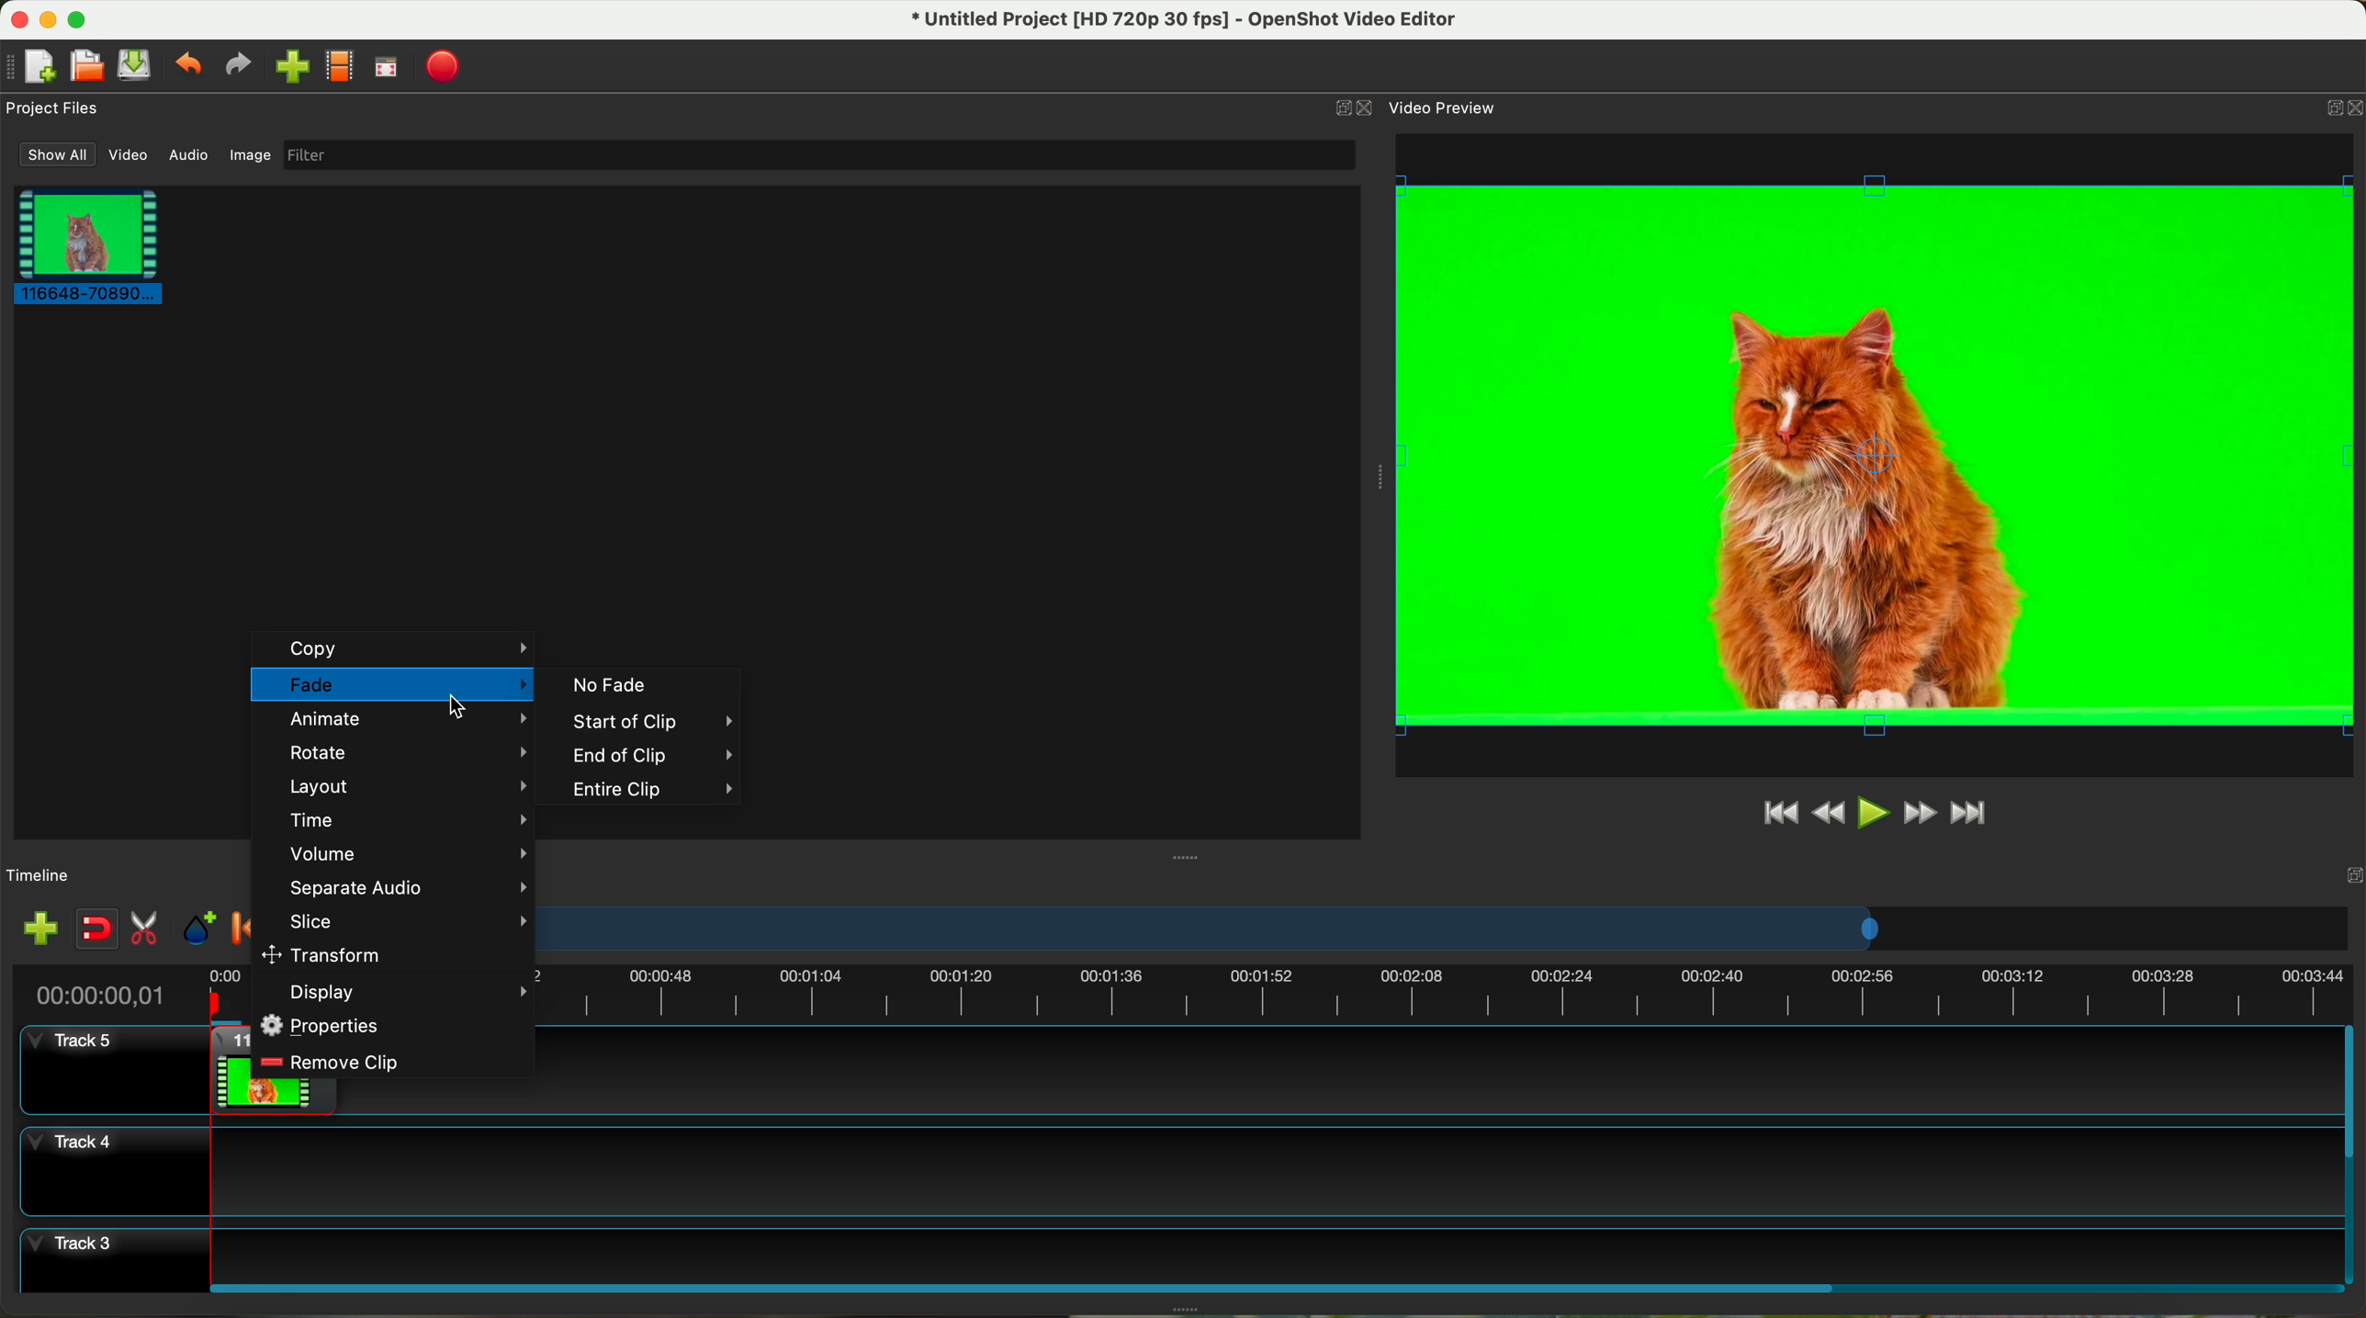 Image resolution: width=2366 pixels, height=1318 pixels. What do you see at coordinates (237, 64) in the screenshot?
I see `redo` at bounding box center [237, 64].